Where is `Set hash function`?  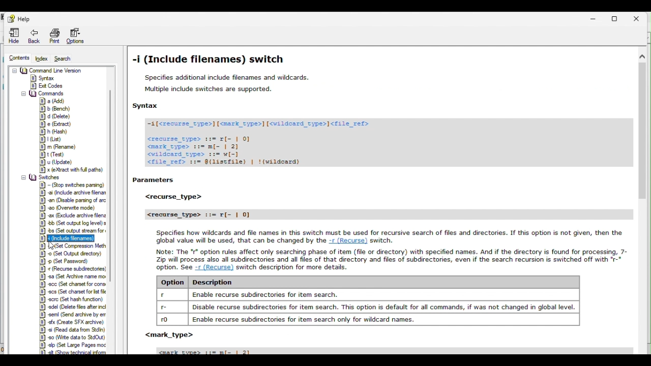 Set hash function is located at coordinates (72, 300).